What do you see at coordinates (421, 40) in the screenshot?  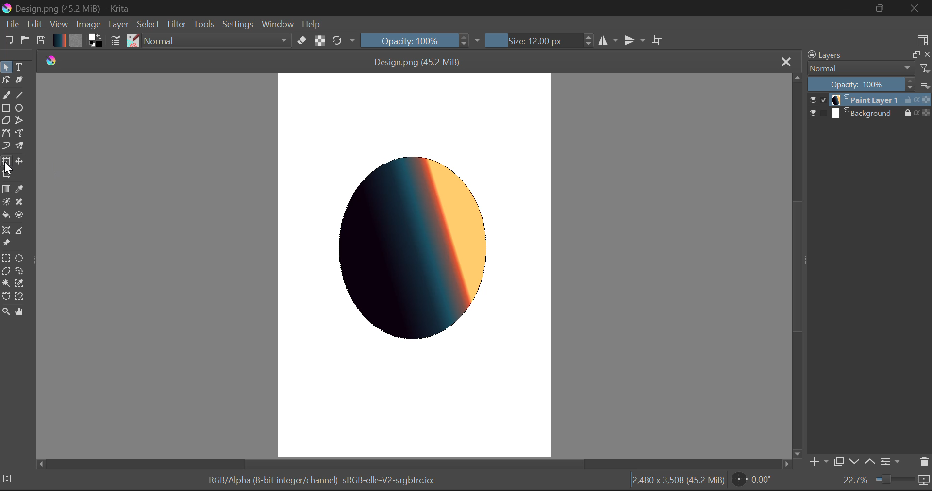 I see `Opacity` at bounding box center [421, 40].